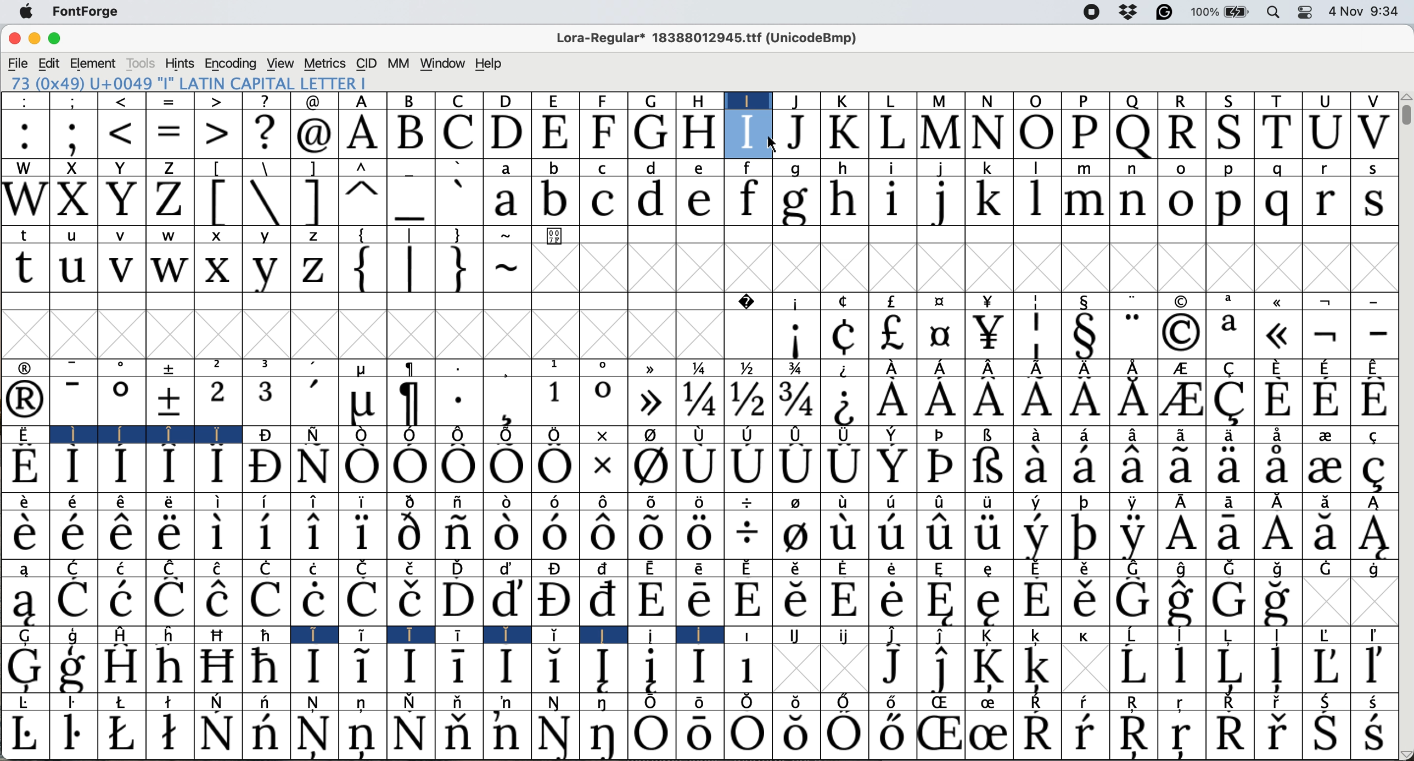  Describe the element at coordinates (937, 333) in the screenshot. I see `Symbol` at that location.